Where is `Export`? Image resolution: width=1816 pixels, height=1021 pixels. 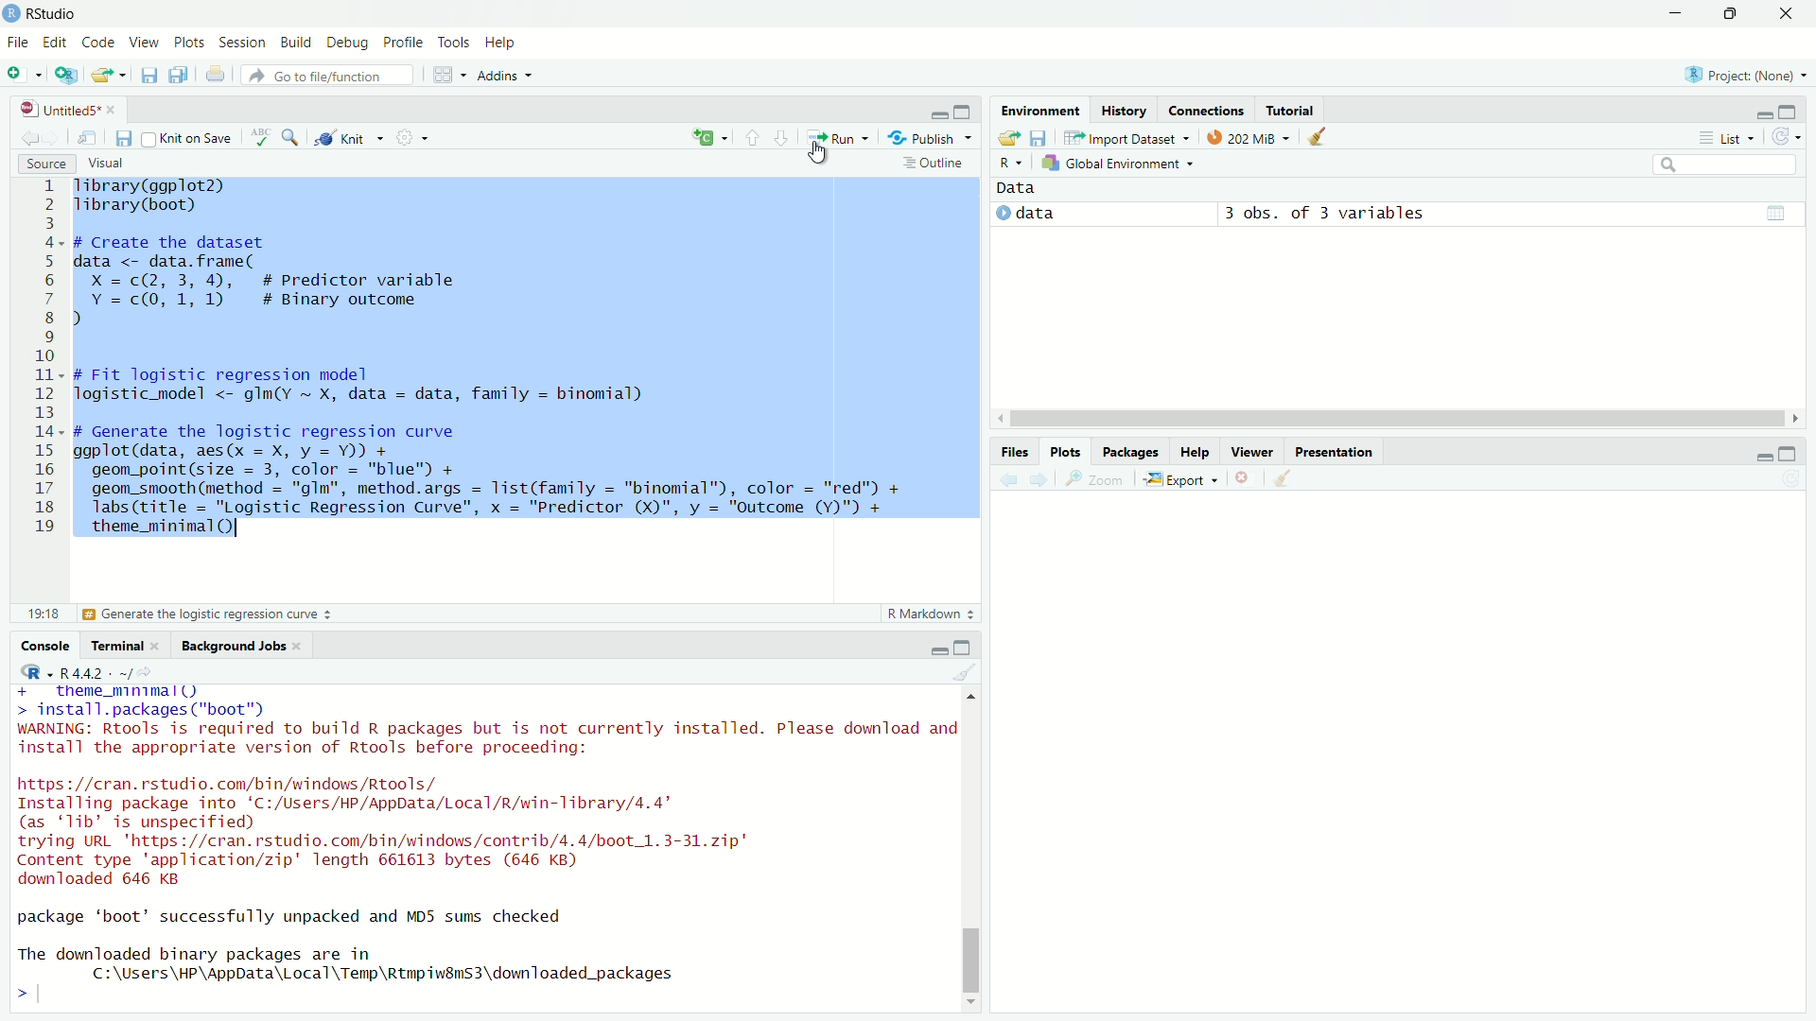
Export is located at coordinates (1181, 478).